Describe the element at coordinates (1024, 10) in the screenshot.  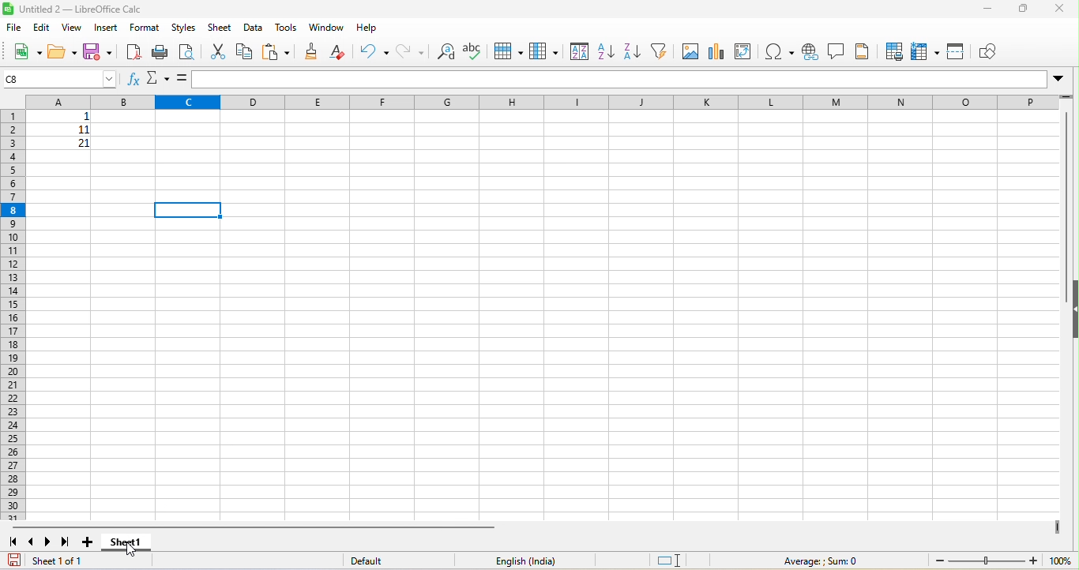
I see `maximize` at that location.